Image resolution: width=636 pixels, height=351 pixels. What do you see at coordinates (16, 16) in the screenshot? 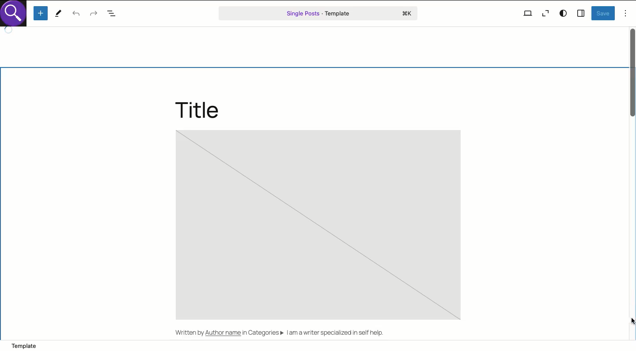
I see `logo` at bounding box center [16, 16].